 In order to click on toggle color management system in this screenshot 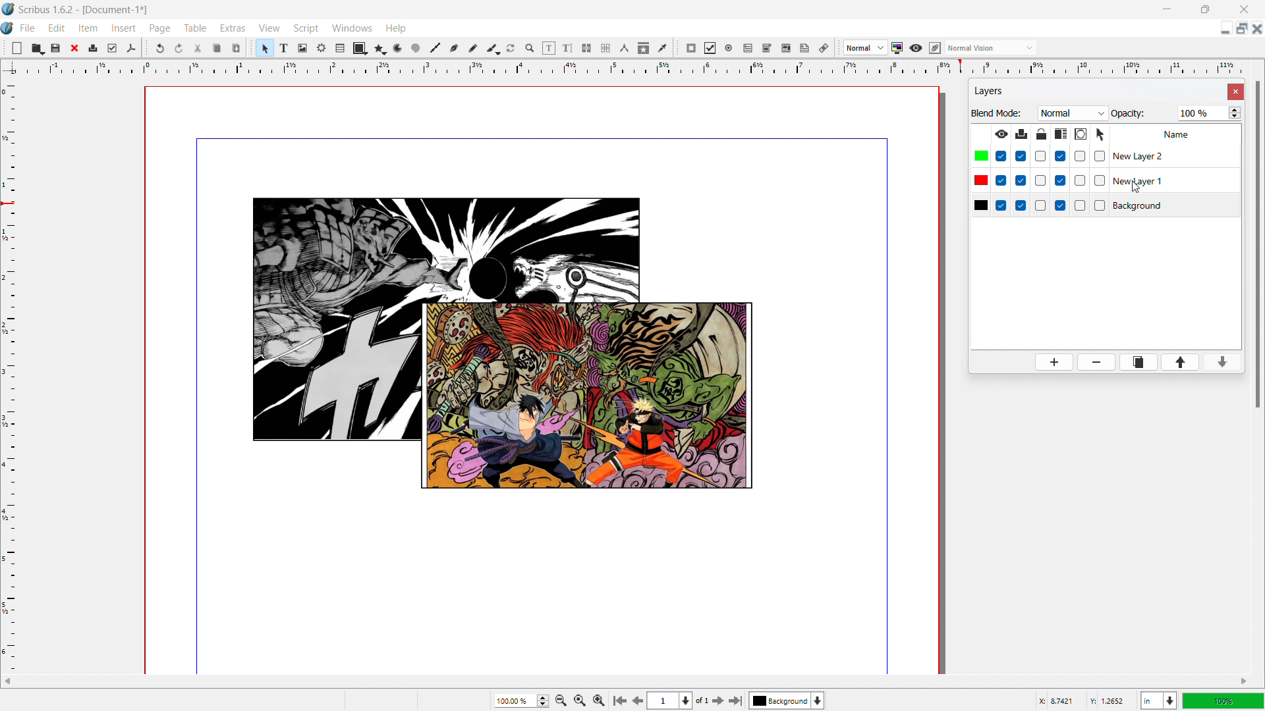, I will do `click(897, 48)`.